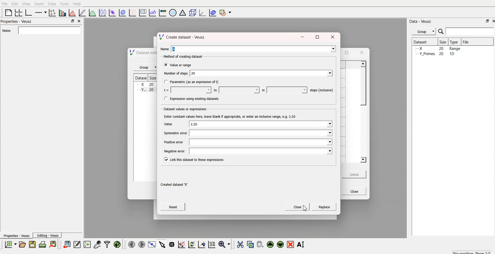 This screenshot has height=254, width=495. I want to click on create a new dataset, so click(87, 245).